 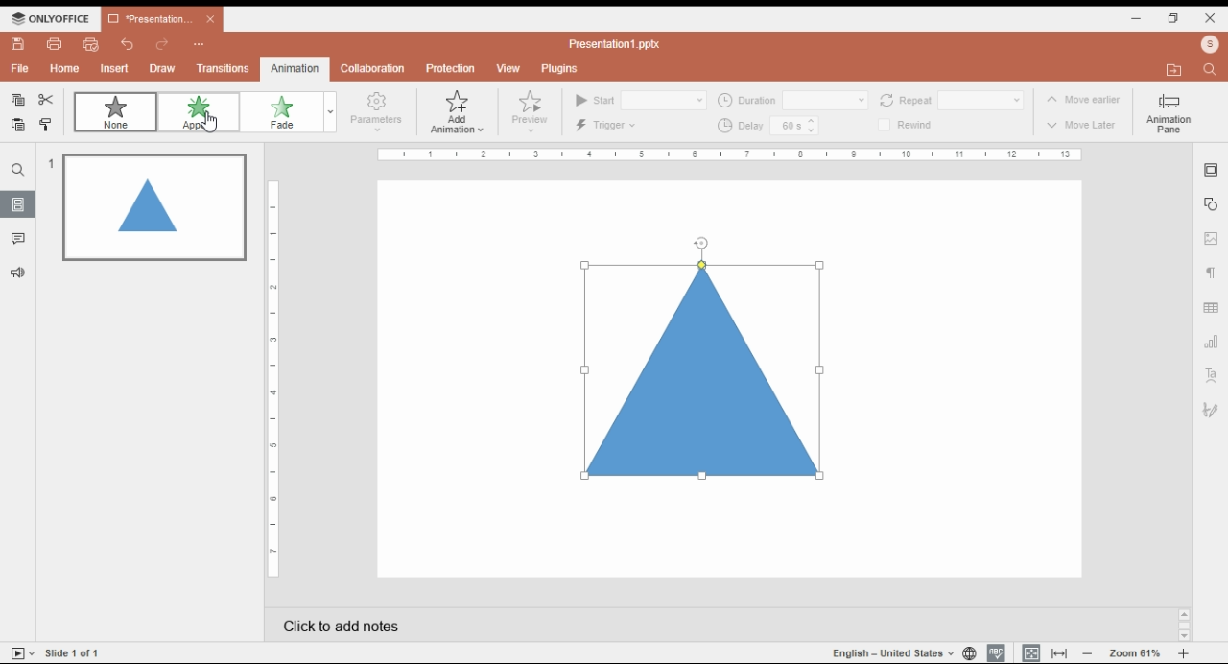 What do you see at coordinates (114, 110) in the screenshot?
I see `none` at bounding box center [114, 110].